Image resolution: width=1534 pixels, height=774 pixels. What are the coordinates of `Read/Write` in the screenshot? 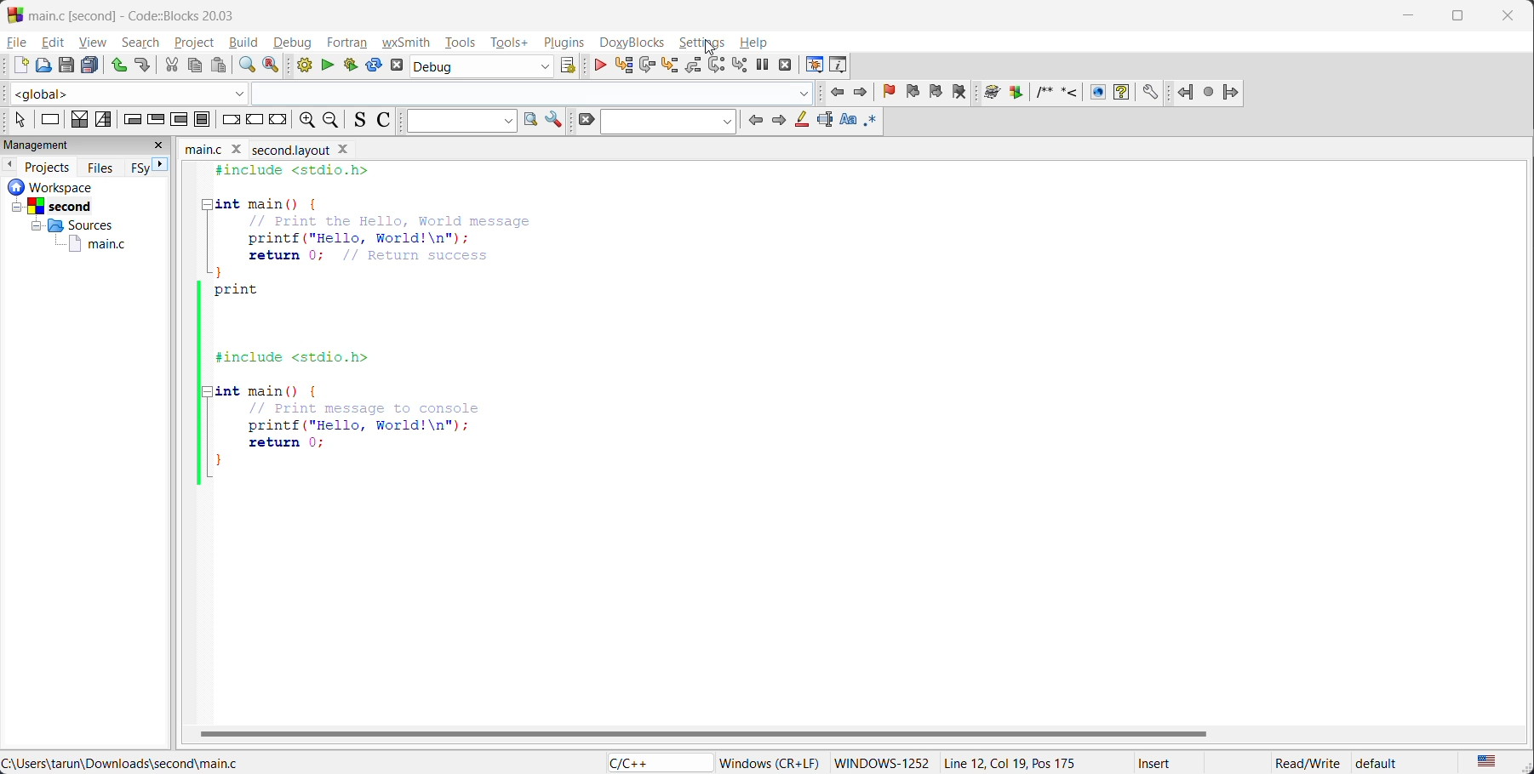 It's located at (1307, 761).